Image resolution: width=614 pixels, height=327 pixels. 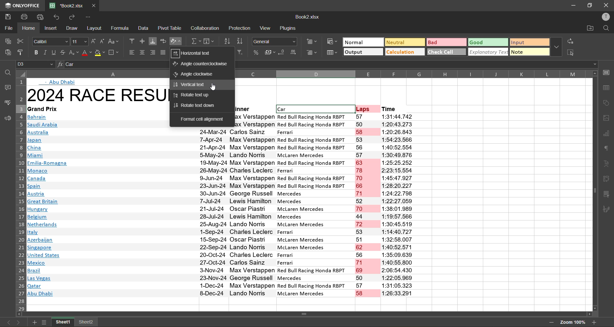 I want to click on cursor, so click(x=213, y=88).